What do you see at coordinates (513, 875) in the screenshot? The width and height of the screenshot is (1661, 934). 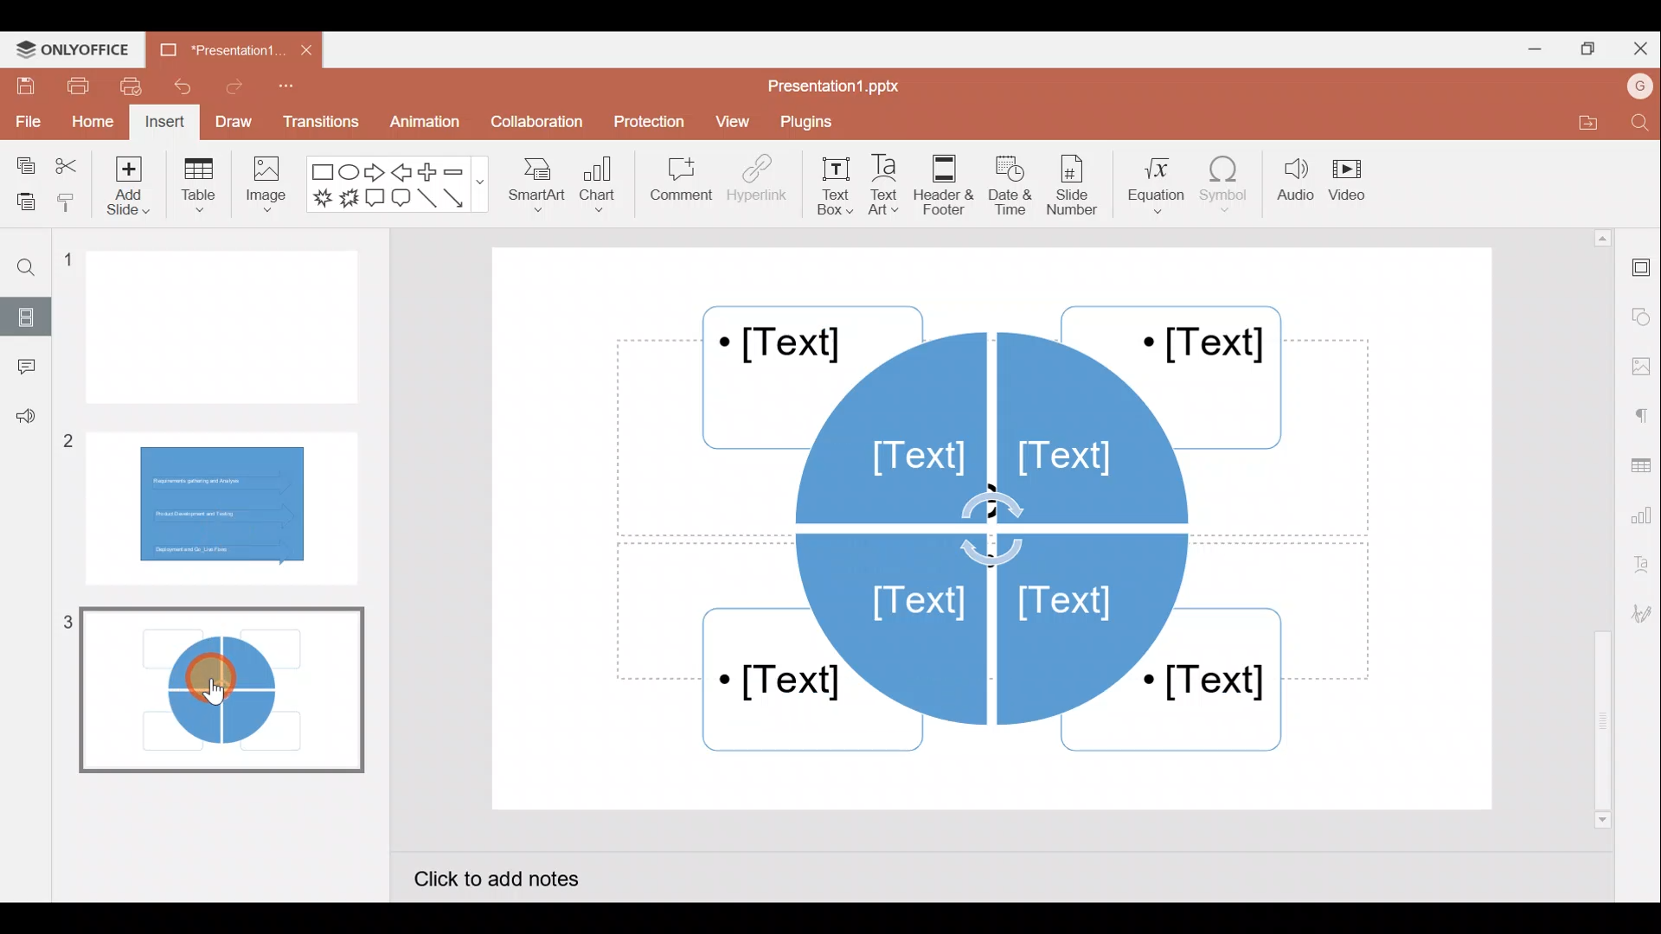 I see `Click to add notes` at bounding box center [513, 875].